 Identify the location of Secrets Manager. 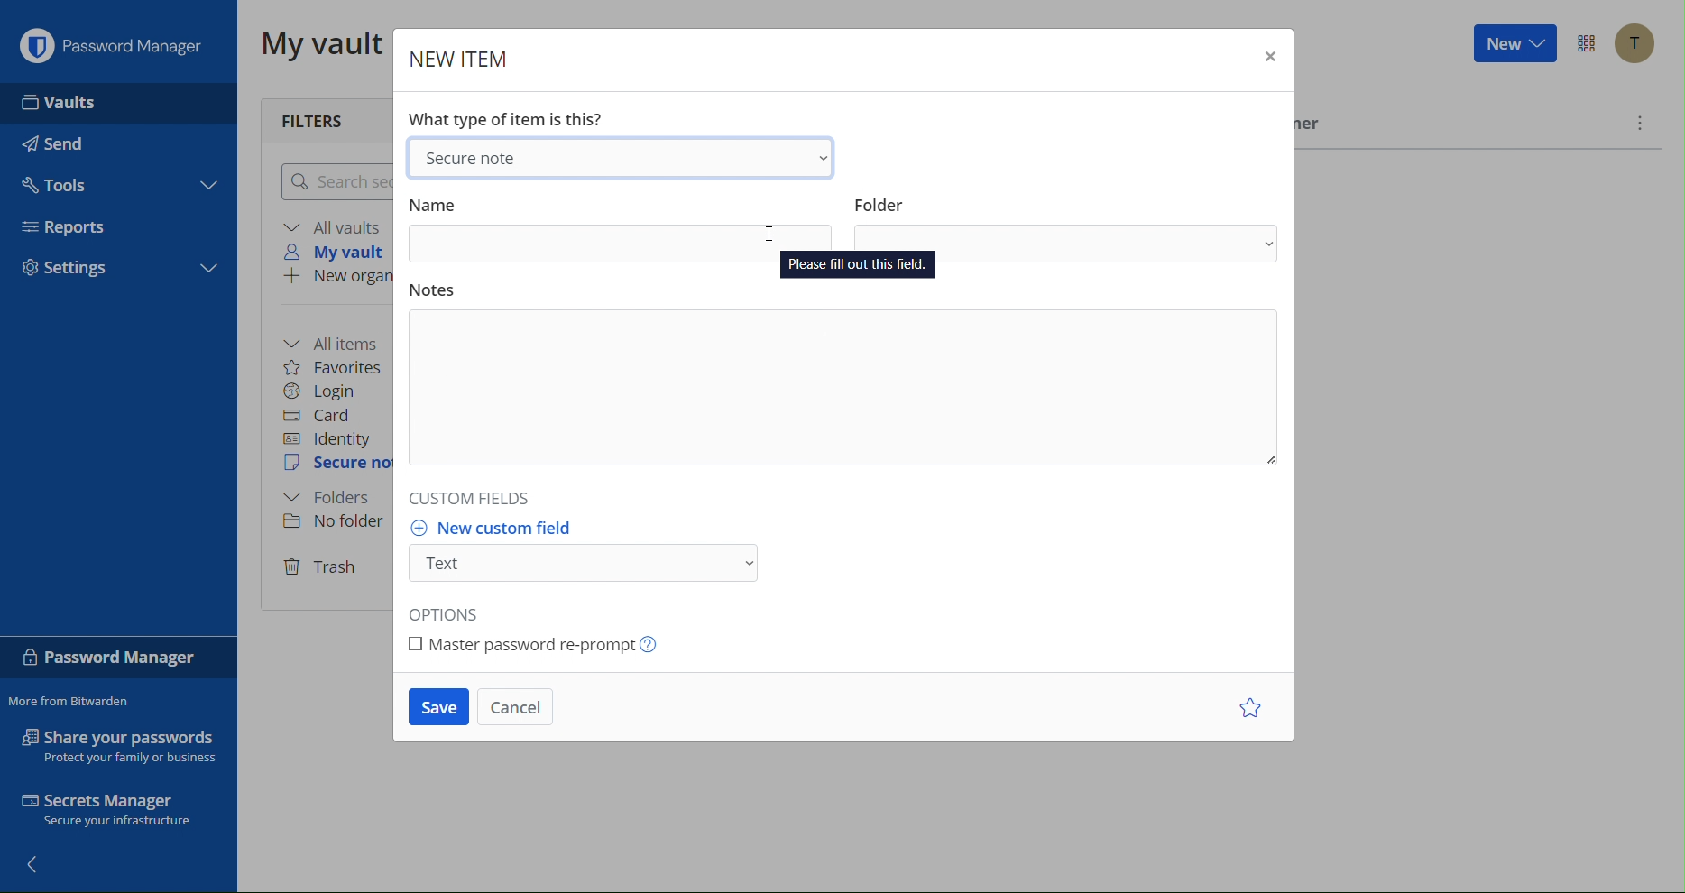
(122, 811).